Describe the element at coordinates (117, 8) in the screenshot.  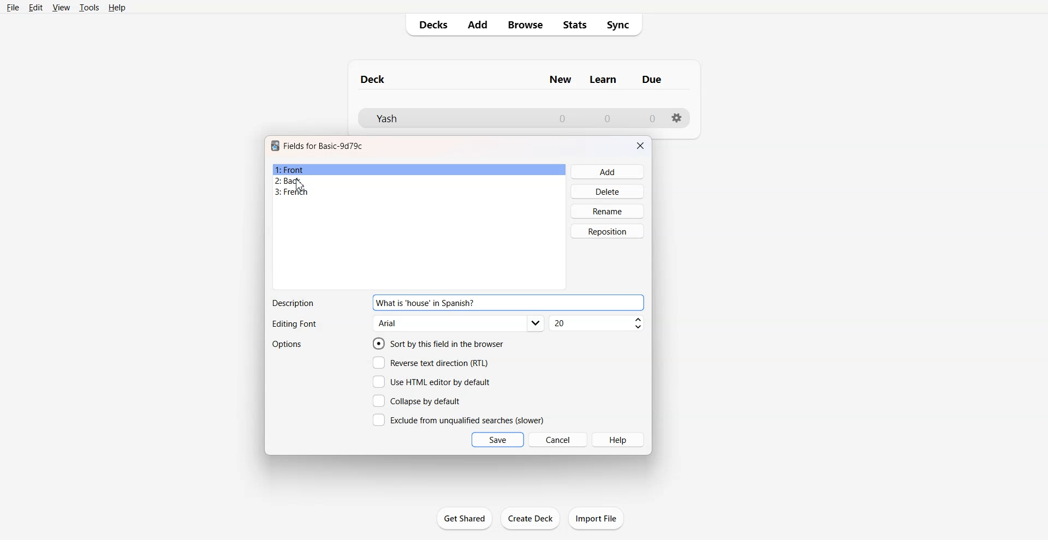
I see `Help` at that location.